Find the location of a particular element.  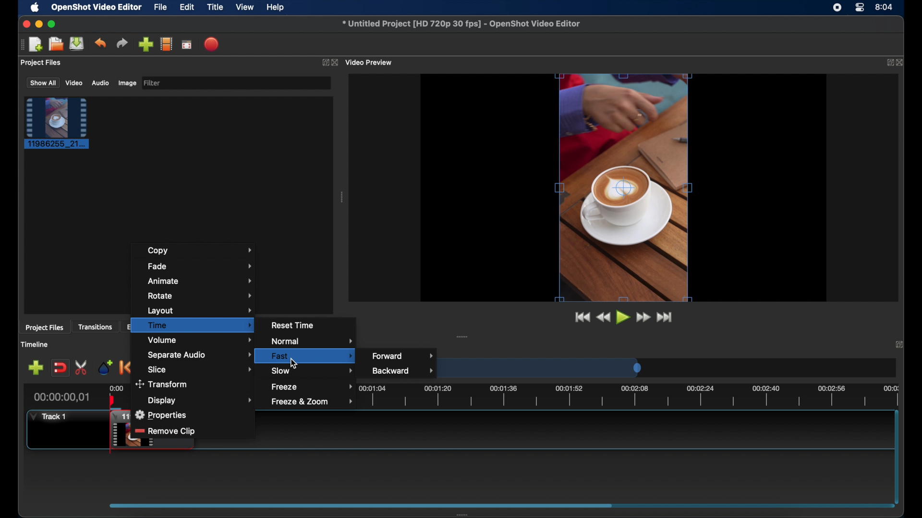

cursor is located at coordinates (295, 365).